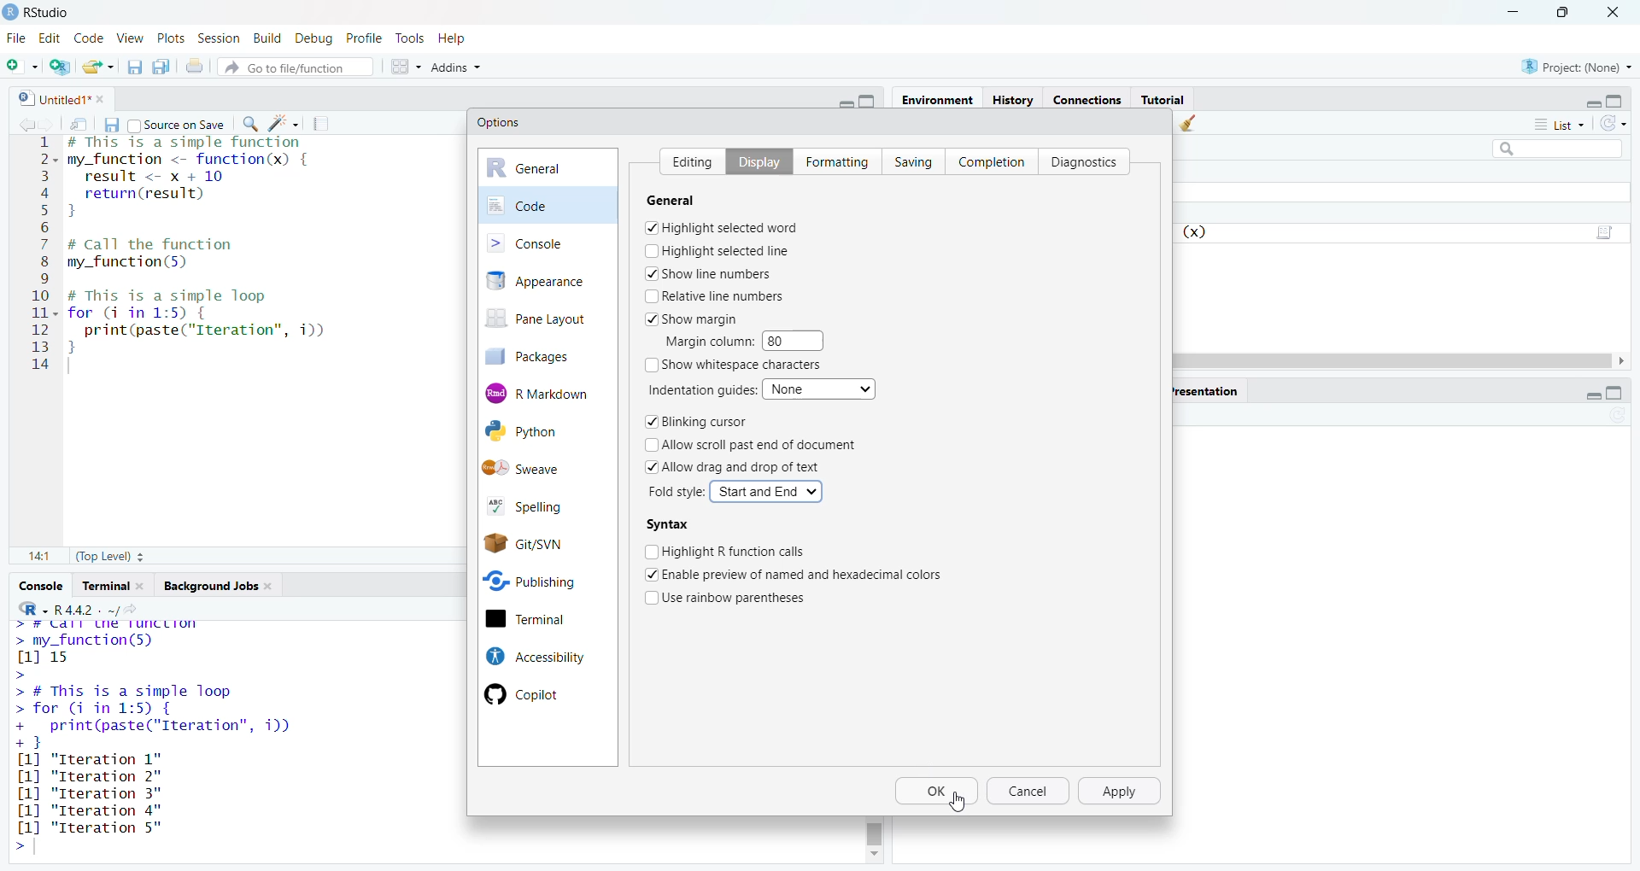 The image size is (1640, 871). What do you see at coordinates (706, 341) in the screenshot?
I see `margin column` at bounding box center [706, 341].